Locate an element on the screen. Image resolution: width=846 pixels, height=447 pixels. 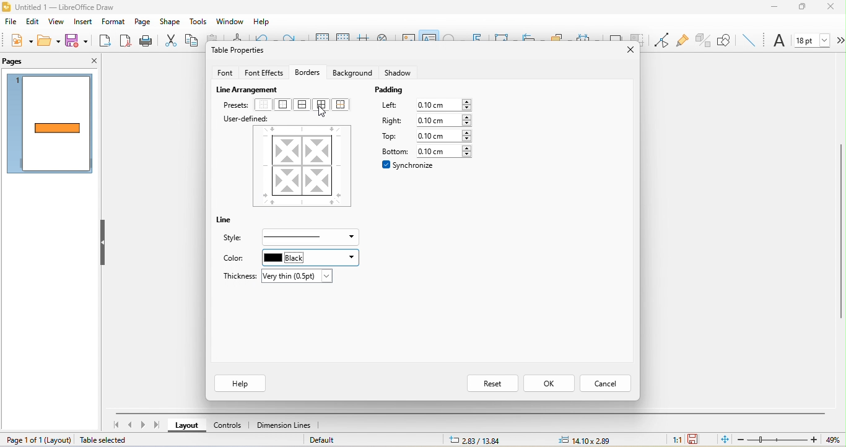
thickness is located at coordinates (237, 275).